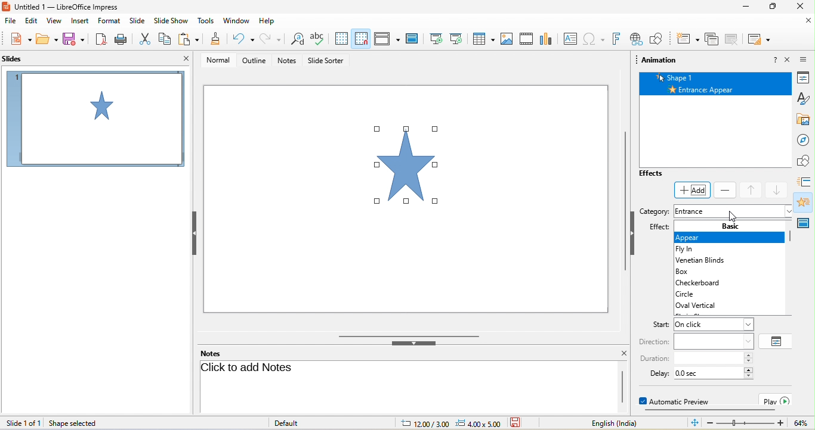 The width and height of the screenshot is (815, 430). What do you see at coordinates (61, 7) in the screenshot?
I see `current window title: Untitled 1 — LibreOffice Impress` at bounding box center [61, 7].